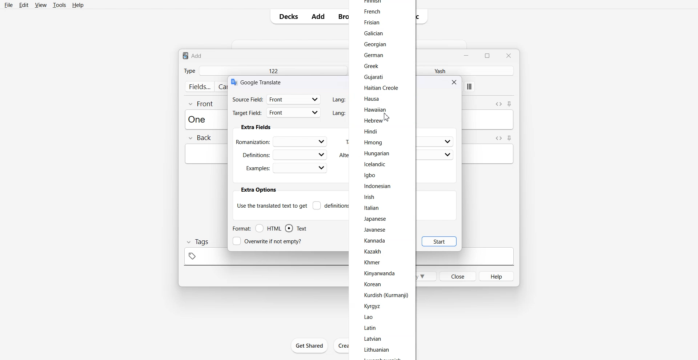 This screenshot has width=698, height=360. I want to click on French, so click(372, 11).